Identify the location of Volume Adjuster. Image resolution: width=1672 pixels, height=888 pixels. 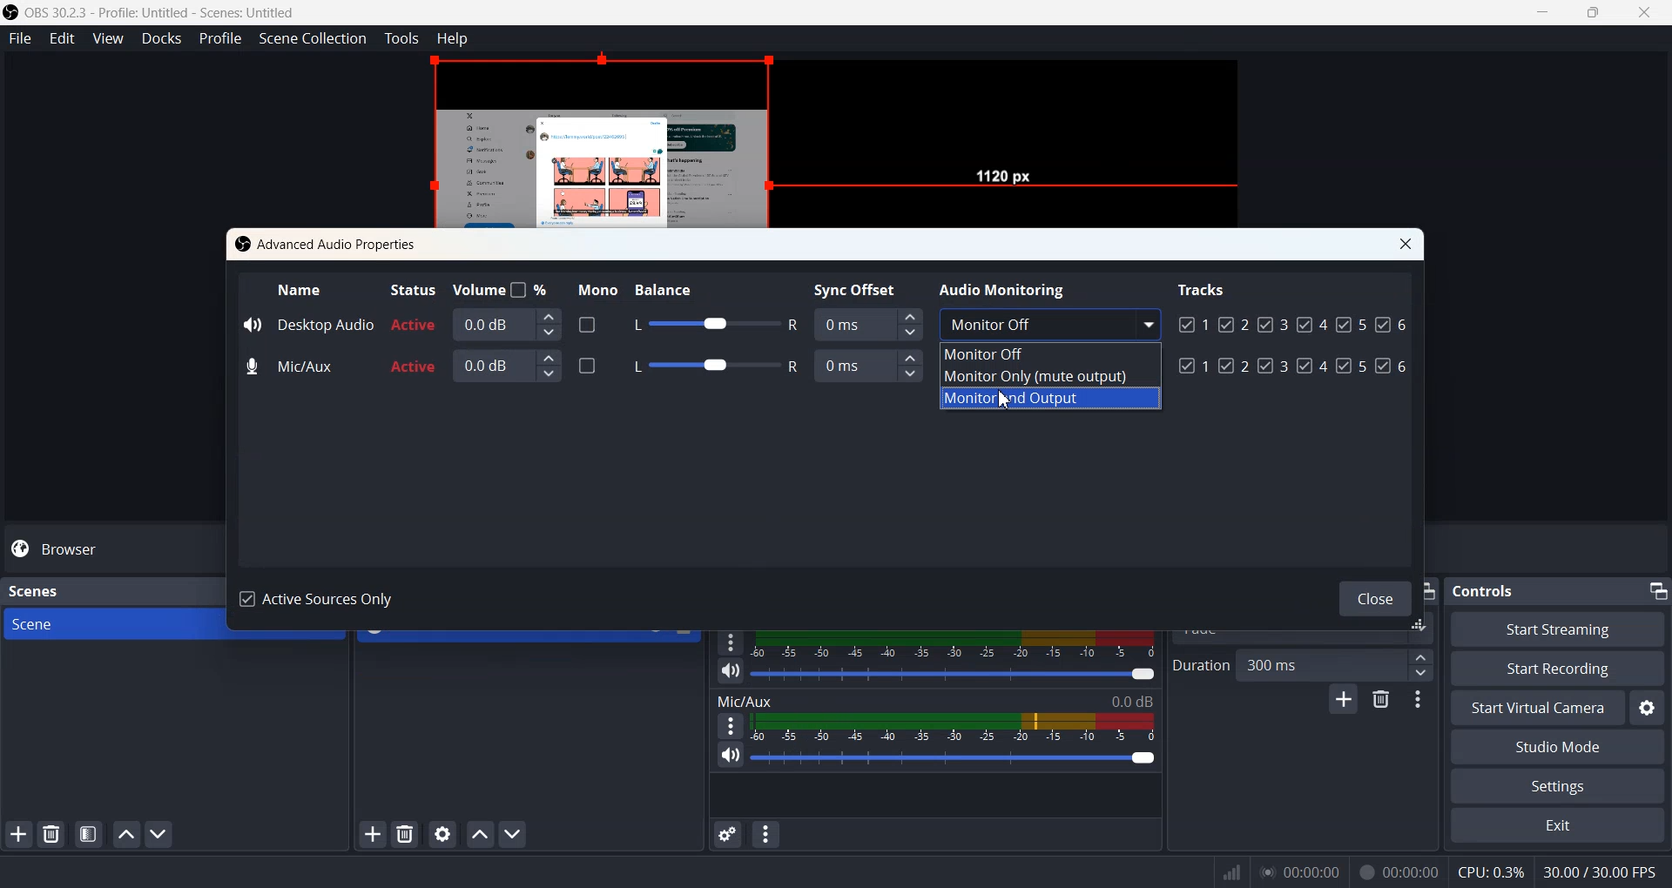
(953, 757).